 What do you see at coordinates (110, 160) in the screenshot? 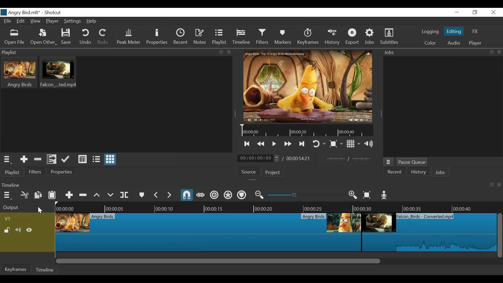
I see `View as icon` at bounding box center [110, 160].